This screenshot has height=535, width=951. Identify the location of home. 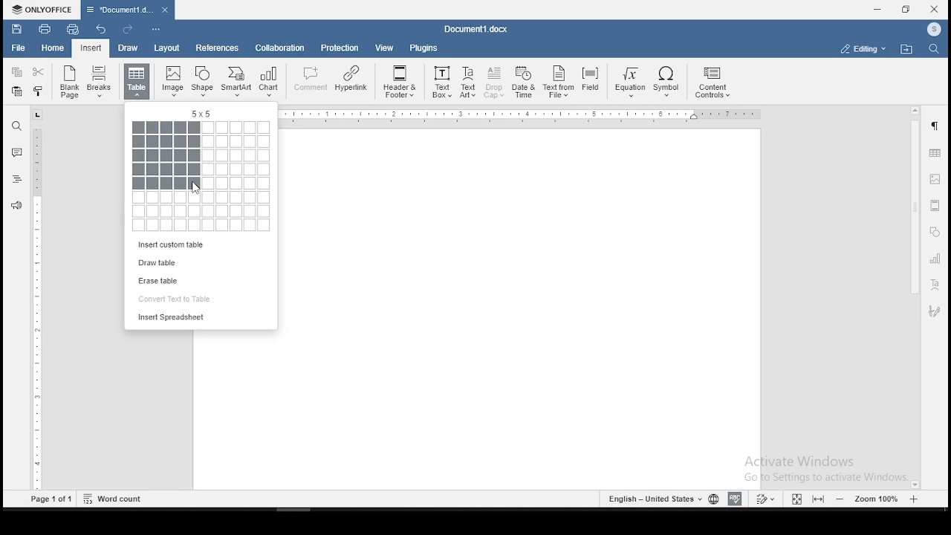
(53, 48).